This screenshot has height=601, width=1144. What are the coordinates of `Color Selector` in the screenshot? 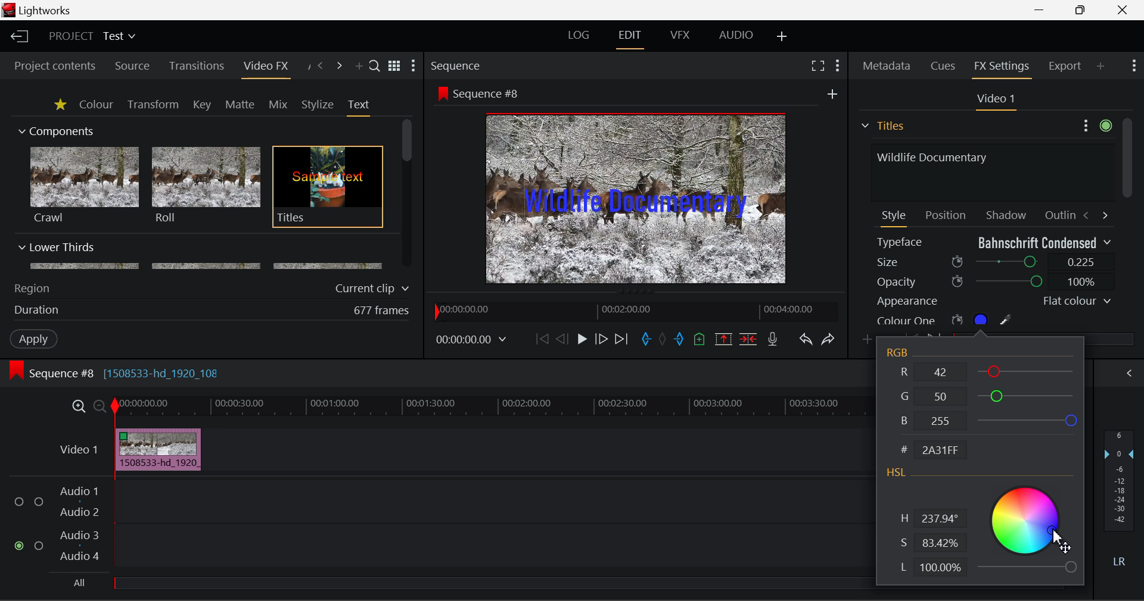 It's located at (1026, 528).